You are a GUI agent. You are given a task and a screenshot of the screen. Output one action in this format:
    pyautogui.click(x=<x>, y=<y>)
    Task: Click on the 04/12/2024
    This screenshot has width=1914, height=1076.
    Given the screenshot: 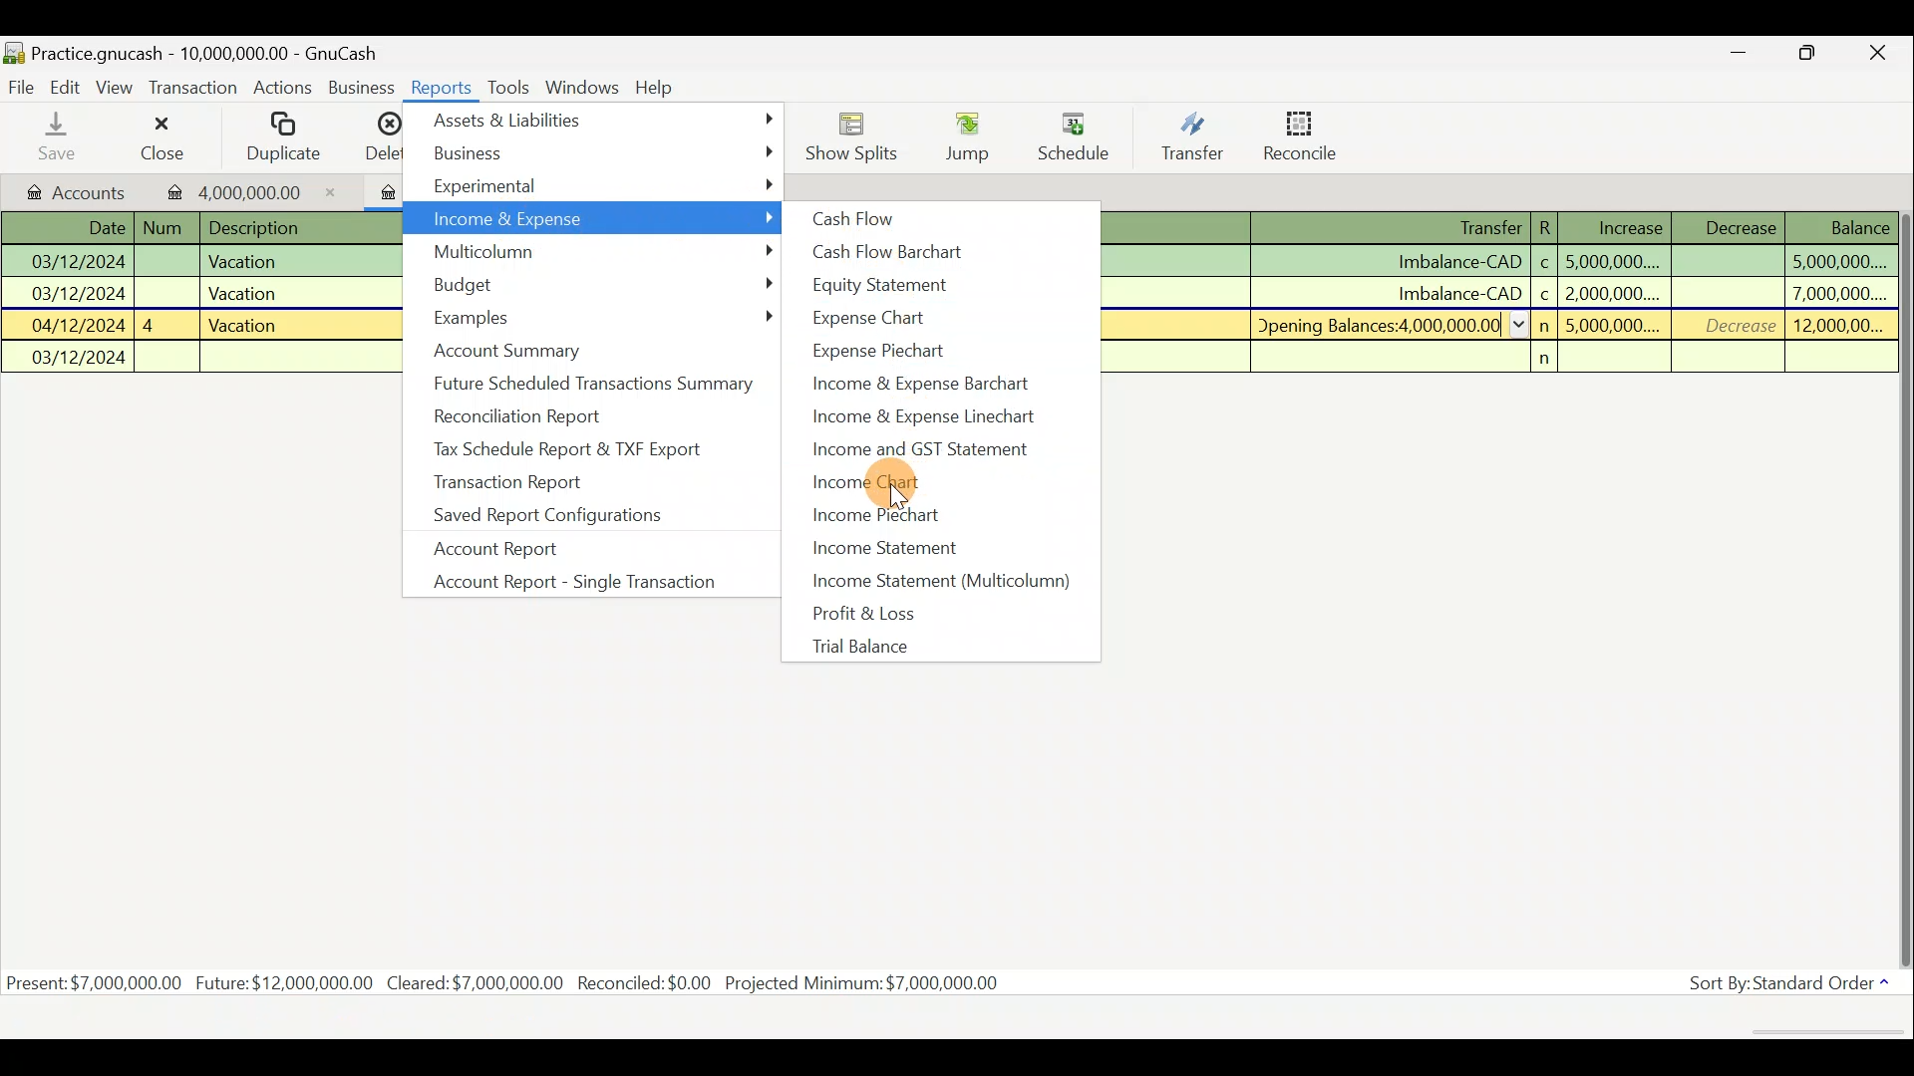 What is the action you would take?
    pyautogui.click(x=78, y=324)
    